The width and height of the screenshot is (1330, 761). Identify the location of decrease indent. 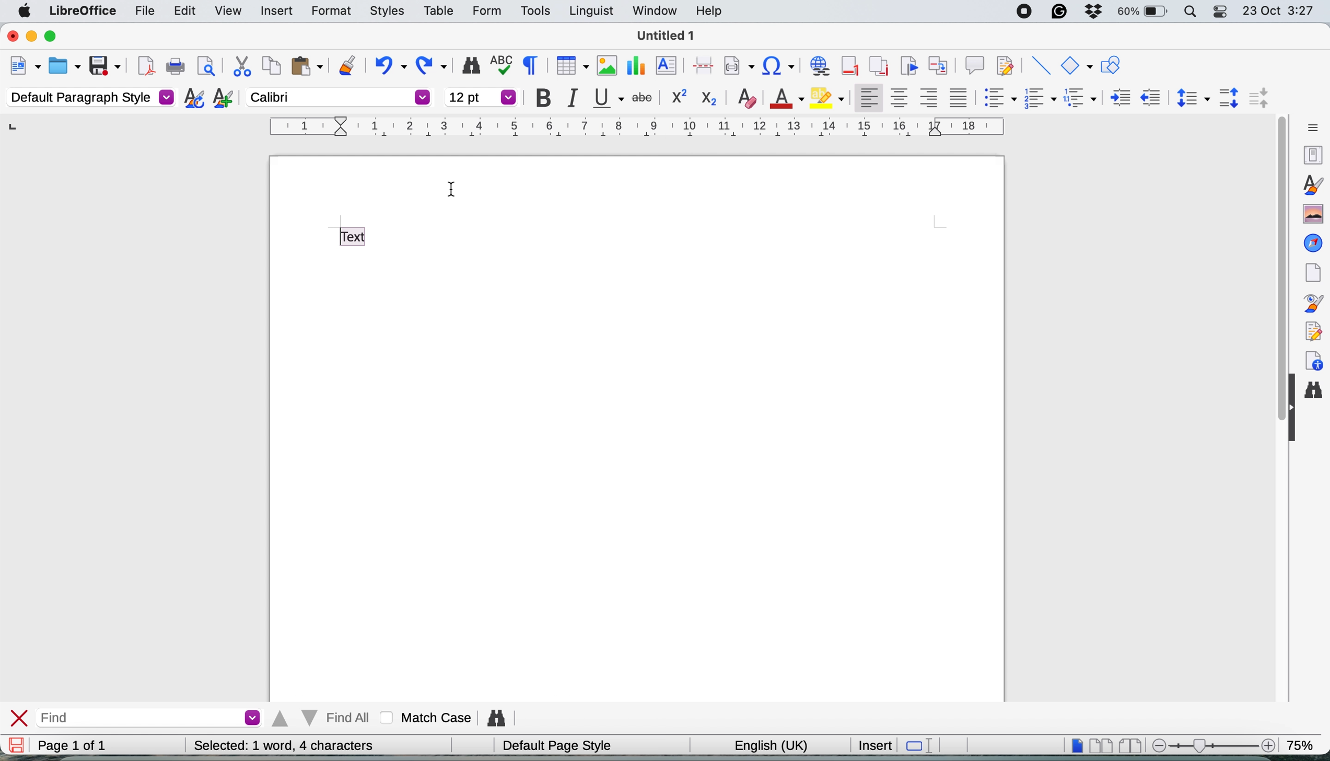
(1149, 98).